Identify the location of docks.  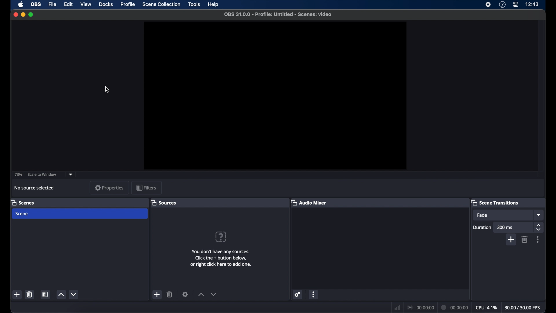
(106, 4).